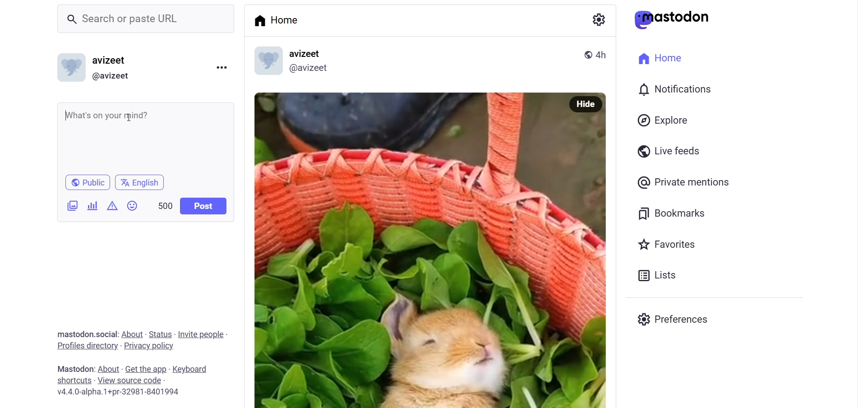  Describe the element at coordinates (676, 88) in the screenshot. I see `Notification` at that location.